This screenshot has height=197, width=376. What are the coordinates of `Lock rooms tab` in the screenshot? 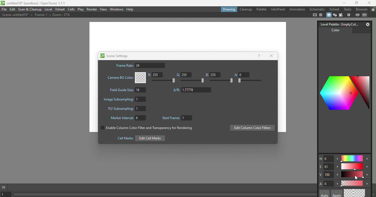 It's located at (373, 9).